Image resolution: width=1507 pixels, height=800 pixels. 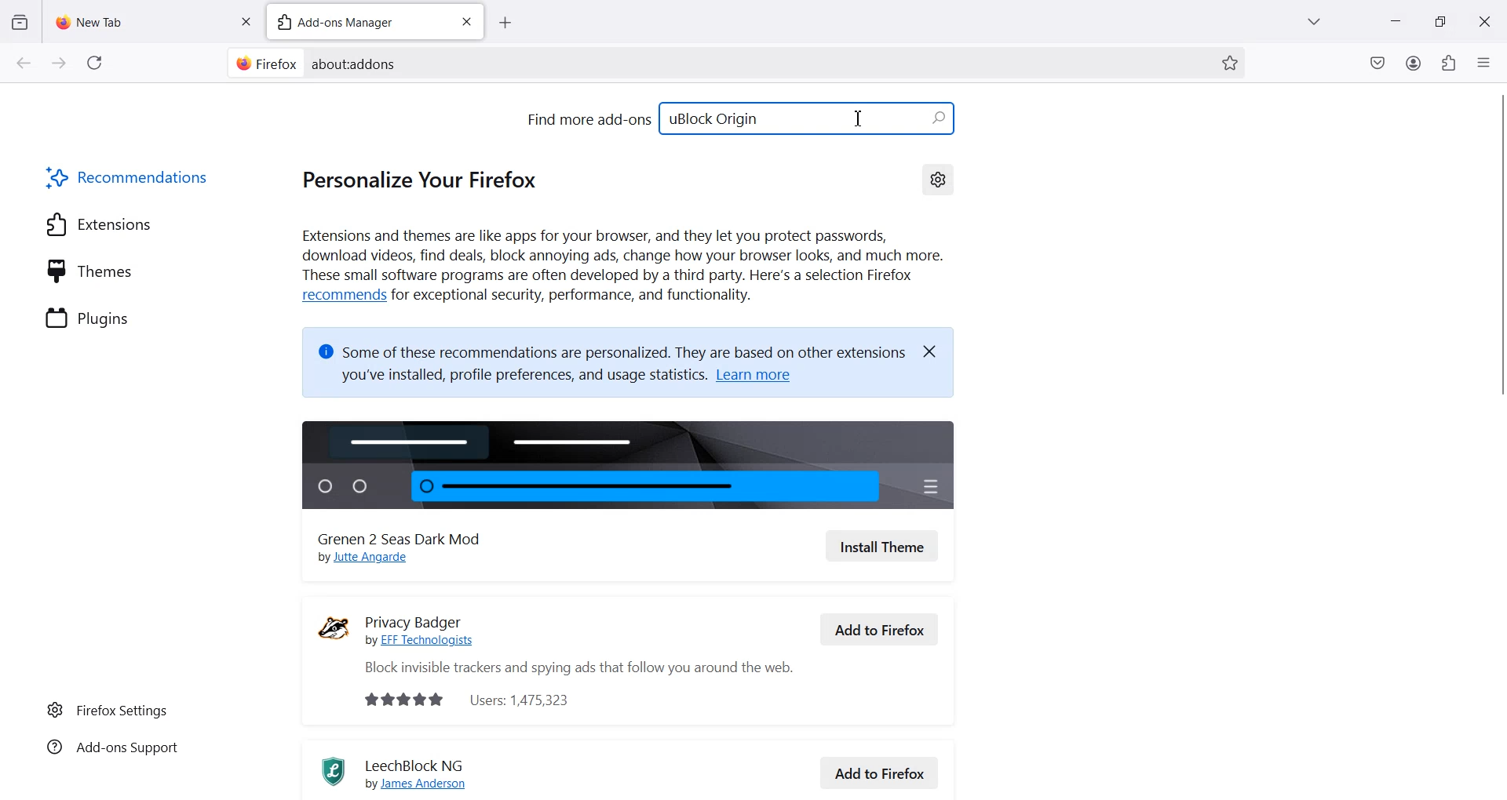 I want to click on Users: 1,475,323, so click(x=528, y=699).